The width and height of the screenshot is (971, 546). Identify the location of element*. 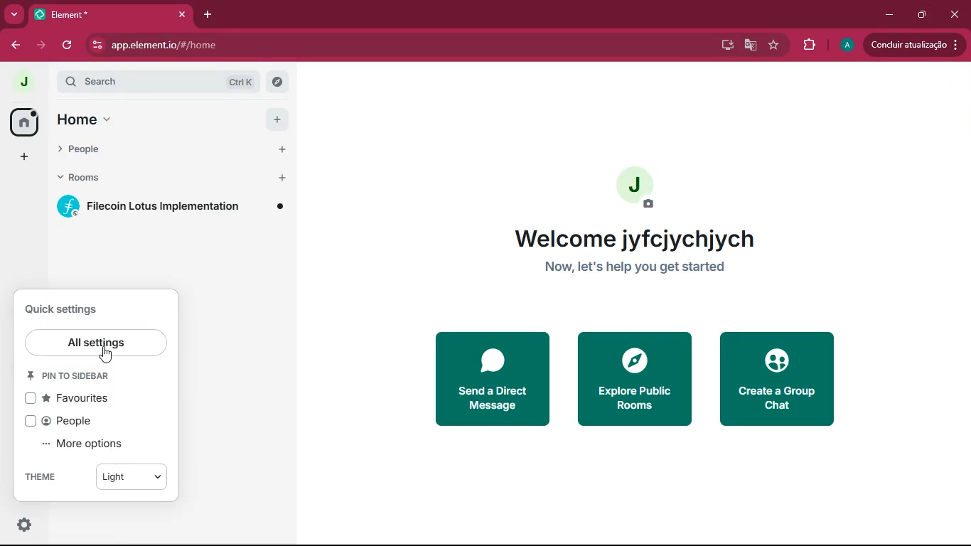
(64, 14).